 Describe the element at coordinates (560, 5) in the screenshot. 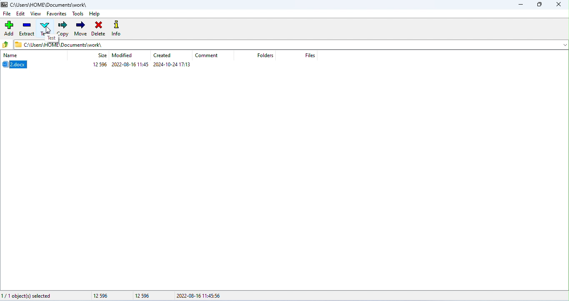

I see `close` at that location.